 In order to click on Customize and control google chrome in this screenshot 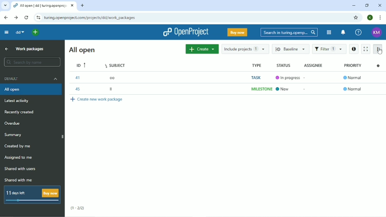, I will do `click(380, 17)`.